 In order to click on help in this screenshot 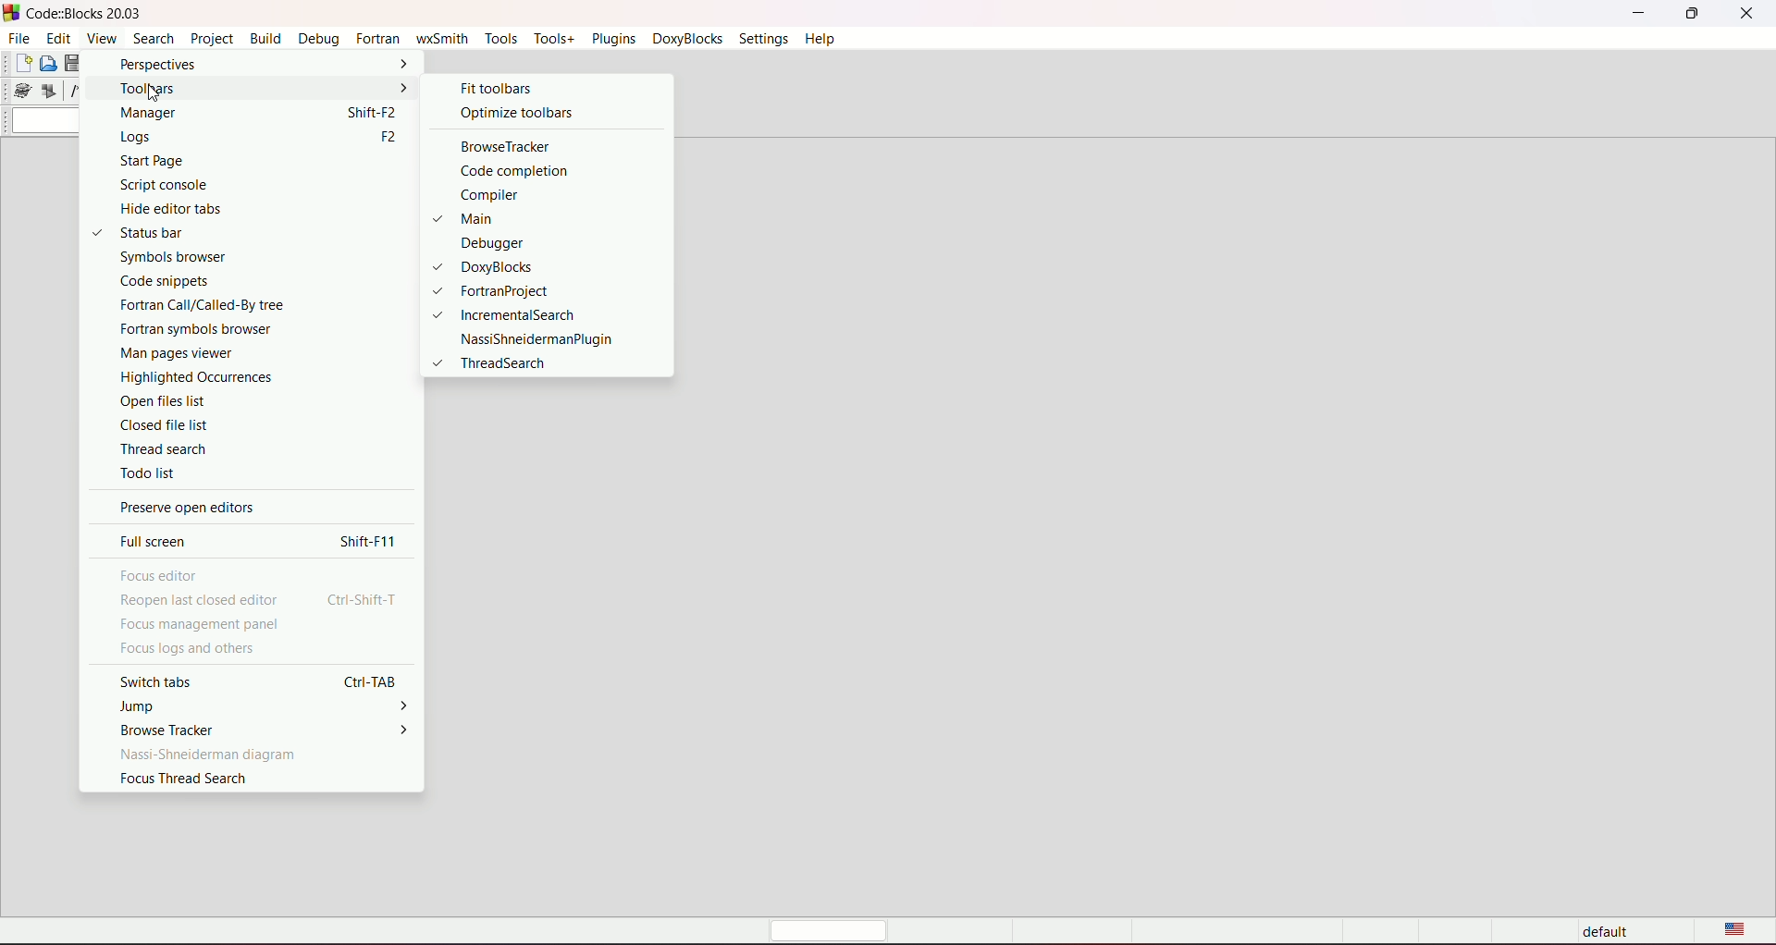, I will do `click(819, 40)`.